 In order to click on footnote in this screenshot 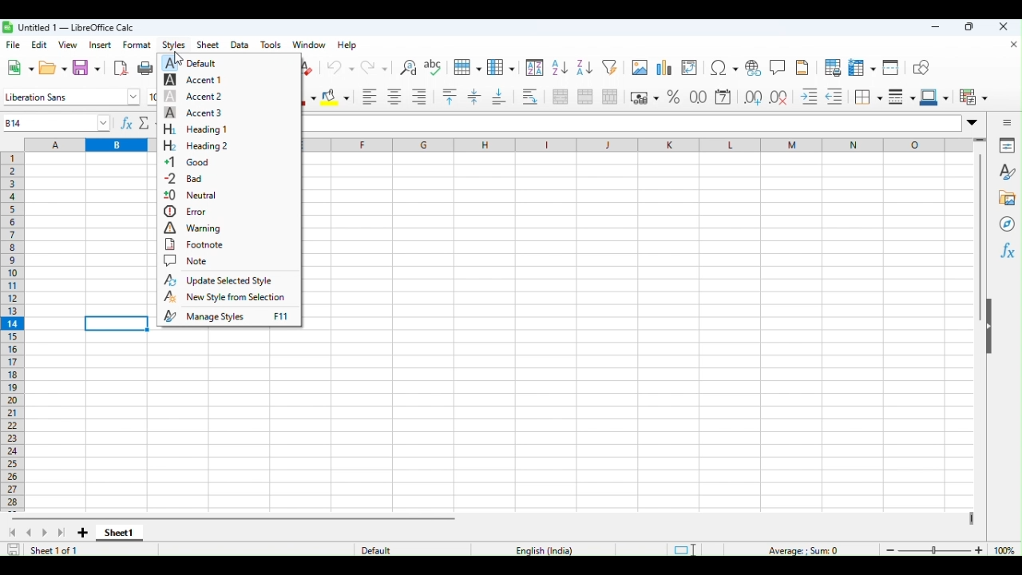, I will do `click(195, 244)`.